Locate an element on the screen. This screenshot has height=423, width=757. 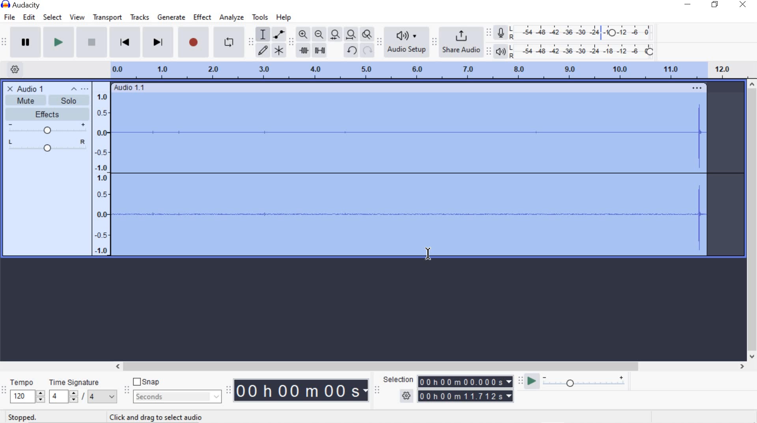
mute is located at coordinates (26, 100).